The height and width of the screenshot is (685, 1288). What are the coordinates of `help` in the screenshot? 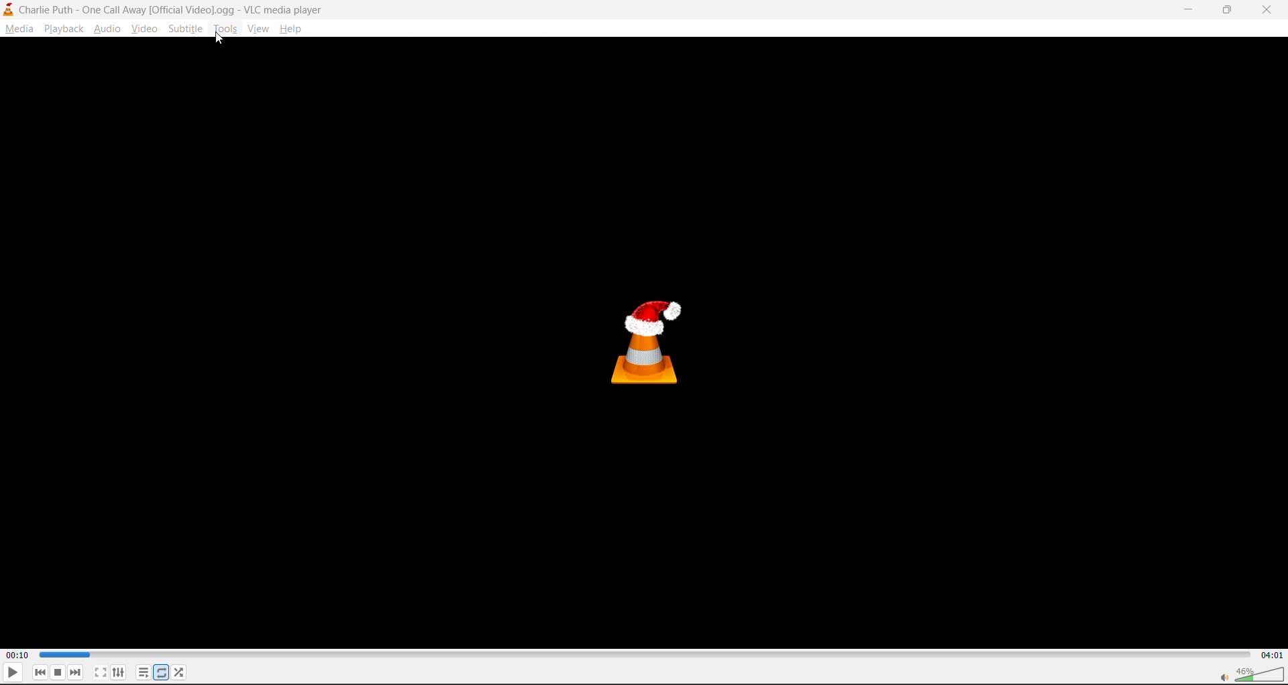 It's located at (294, 30).